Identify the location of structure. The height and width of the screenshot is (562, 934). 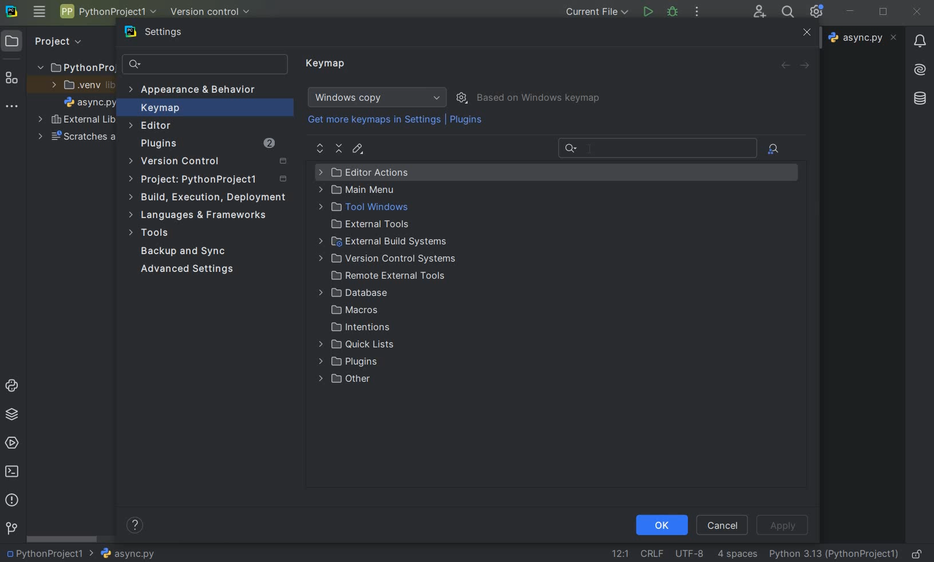
(12, 79).